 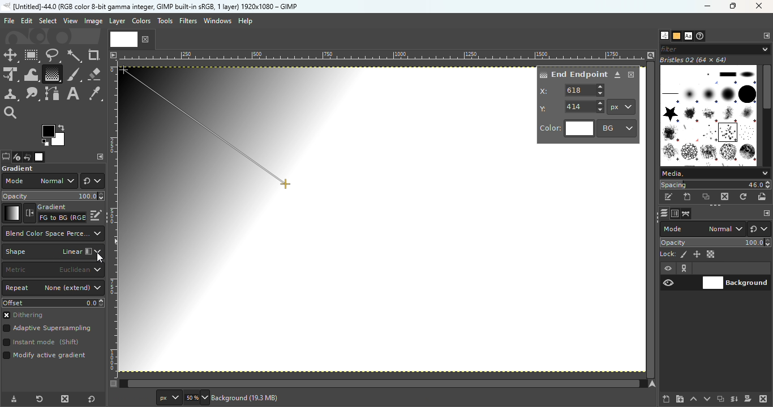 What do you see at coordinates (715, 185) in the screenshot?
I see `Spacing` at bounding box center [715, 185].